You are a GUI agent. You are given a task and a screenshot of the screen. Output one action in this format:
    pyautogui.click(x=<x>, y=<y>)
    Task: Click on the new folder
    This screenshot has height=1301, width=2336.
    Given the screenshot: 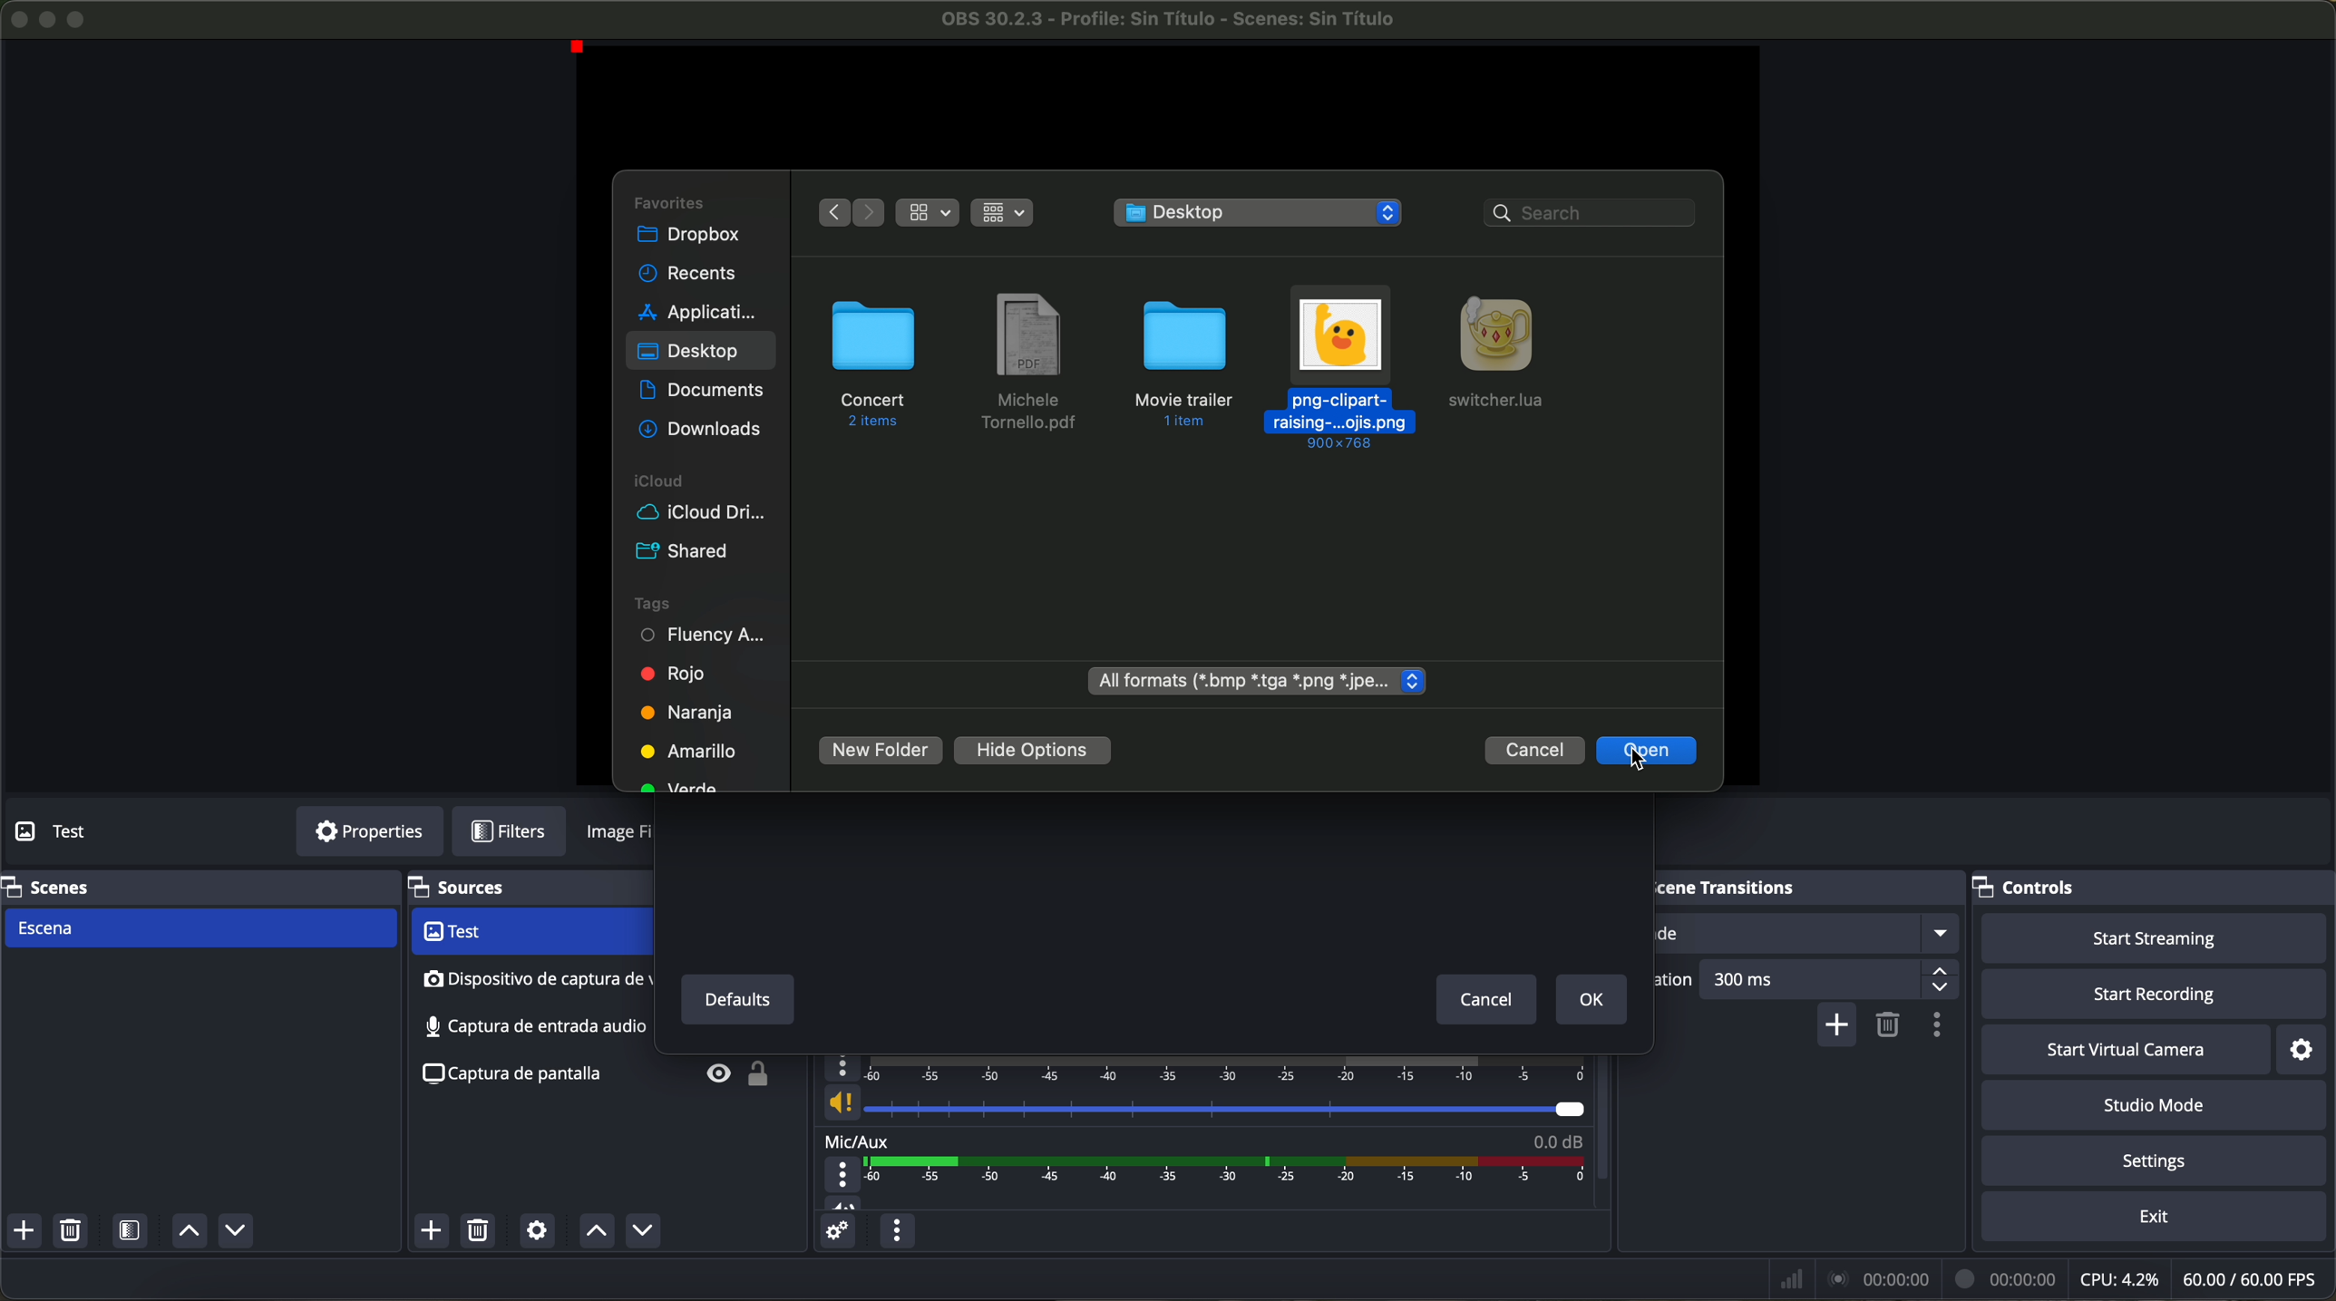 What is the action you would take?
    pyautogui.click(x=881, y=751)
    